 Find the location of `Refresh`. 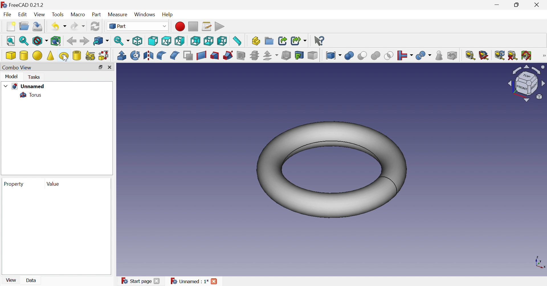

Refresh is located at coordinates (97, 26).